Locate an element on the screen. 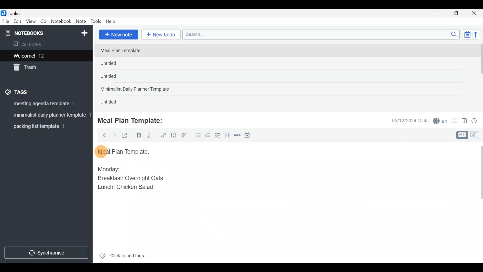  Toggle editor layout is located at coordinates (465, 121).